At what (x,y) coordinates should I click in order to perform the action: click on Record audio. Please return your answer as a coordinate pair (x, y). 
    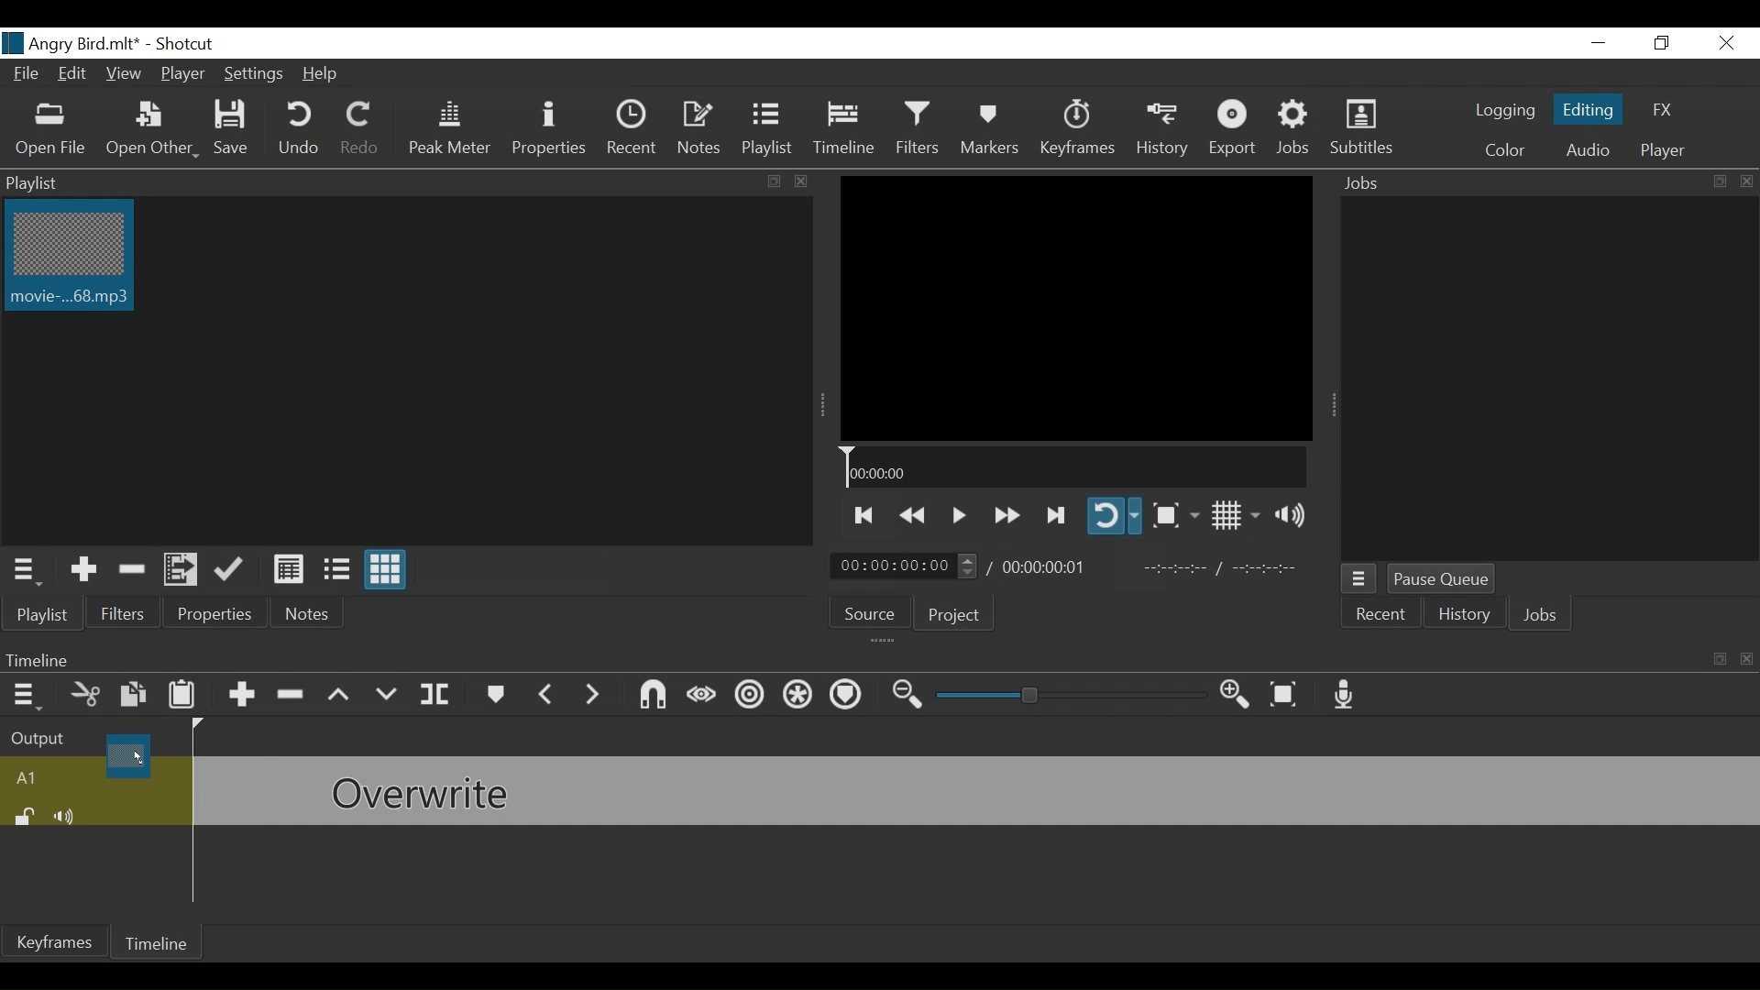
    Looking at the image, I should click on (1347, 696).